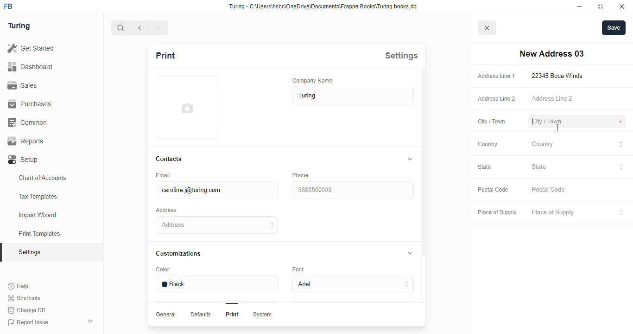 Image resolution: width=633 pixels, height=334 pixels. Describe the element at coordinates (577, 145) in the screenshot. I see `country` at that location.